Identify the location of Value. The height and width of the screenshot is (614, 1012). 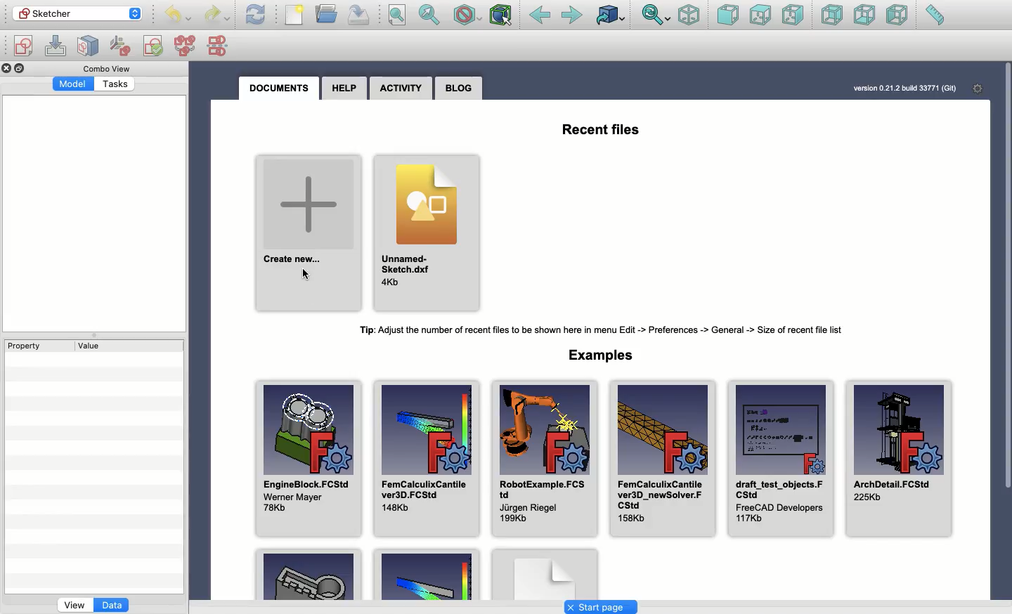
(94, 346).